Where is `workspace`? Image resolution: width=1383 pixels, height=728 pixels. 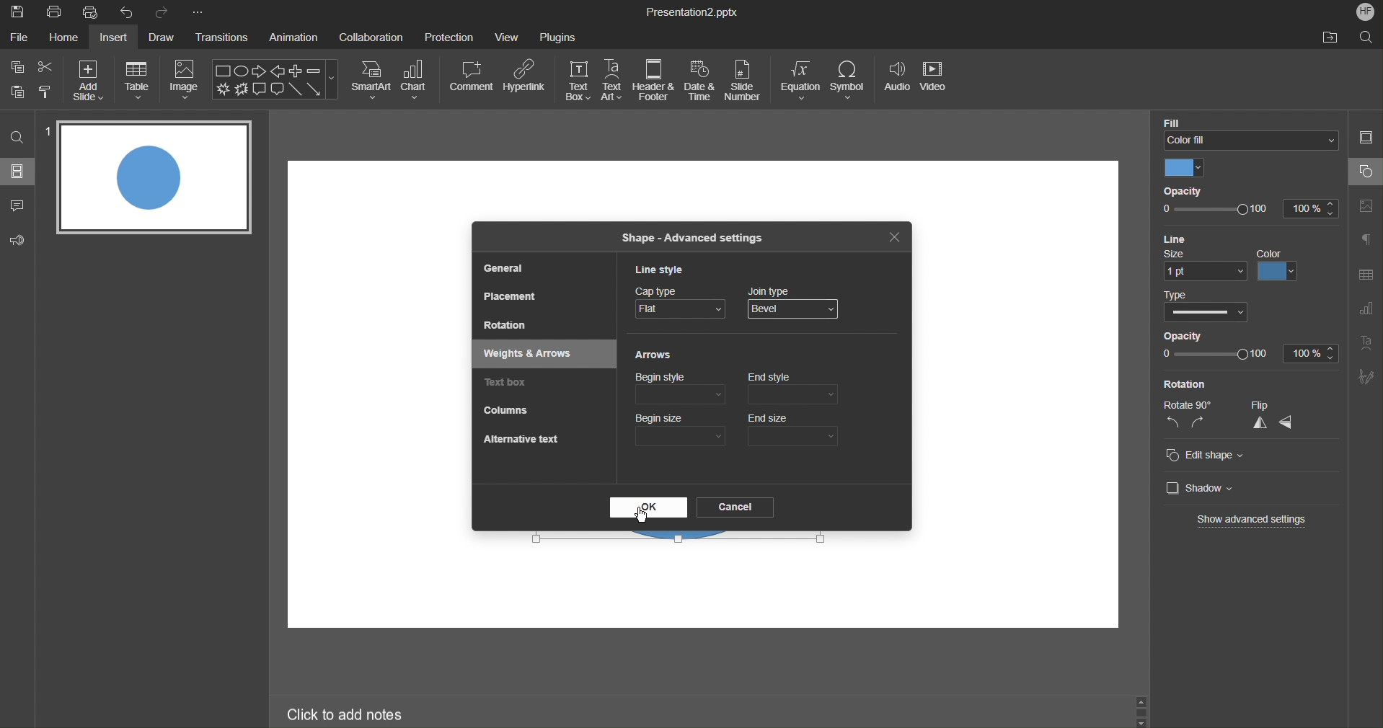
workspace is located at coordinates (794, 599).